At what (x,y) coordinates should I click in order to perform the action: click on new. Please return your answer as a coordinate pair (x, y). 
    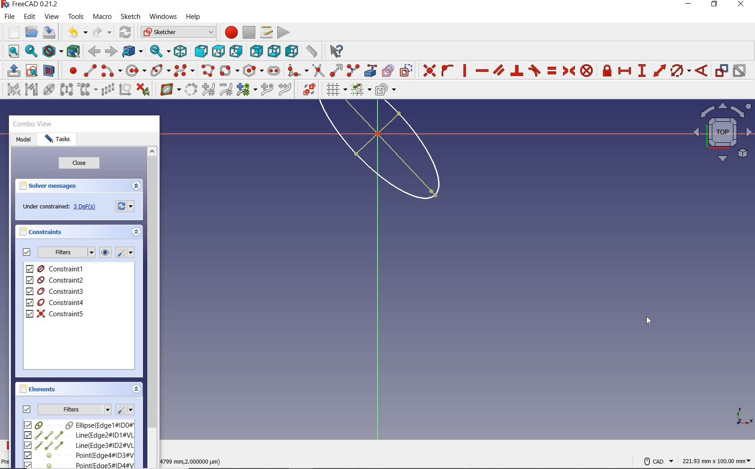
    Looking at the image, I should click on (11, 32).